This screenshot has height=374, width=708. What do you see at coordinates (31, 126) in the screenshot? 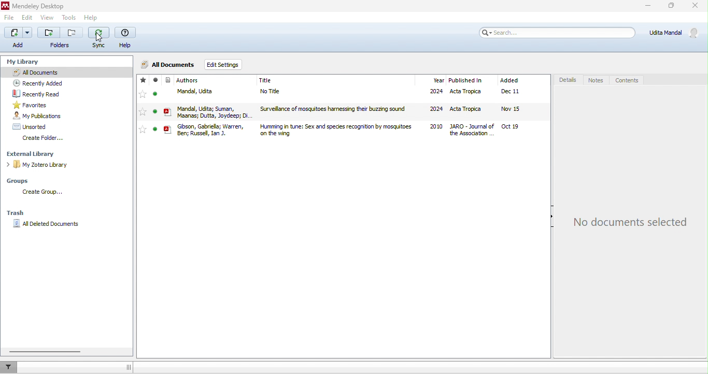
I see `unsorted` at bounding box center [31, 126].